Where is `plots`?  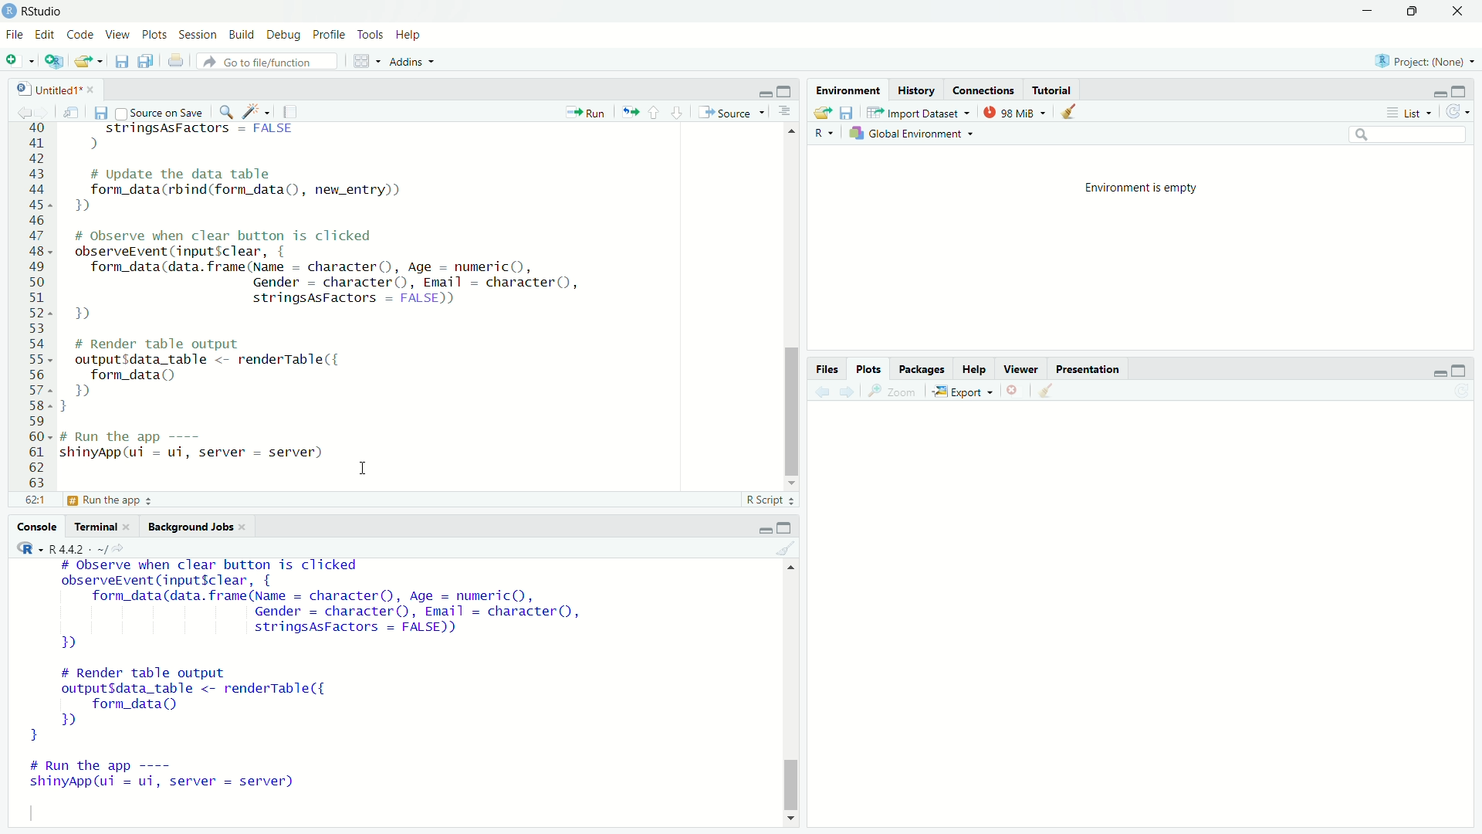 plots is located at coordinates (870, 368).